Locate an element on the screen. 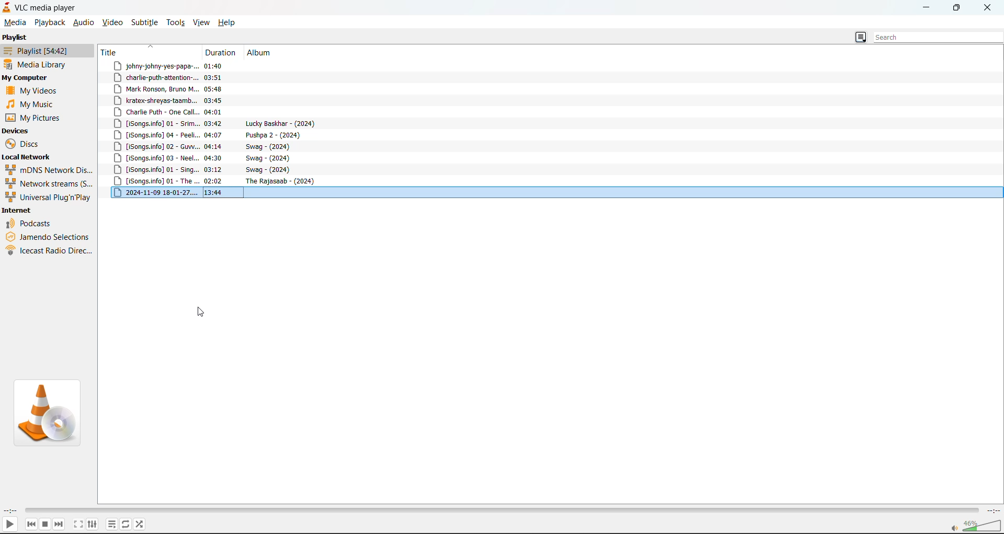 The height and width of the screenshot is (534, 1004). track 7 title, duration and album details is located at coordinates (209, 135).